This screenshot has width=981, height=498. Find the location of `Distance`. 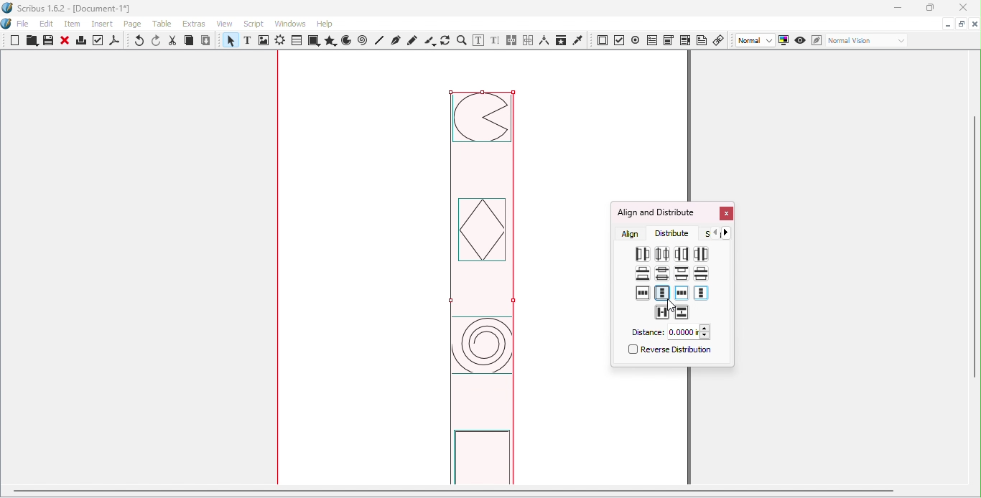

Distance is located at coordinates (669, 332).